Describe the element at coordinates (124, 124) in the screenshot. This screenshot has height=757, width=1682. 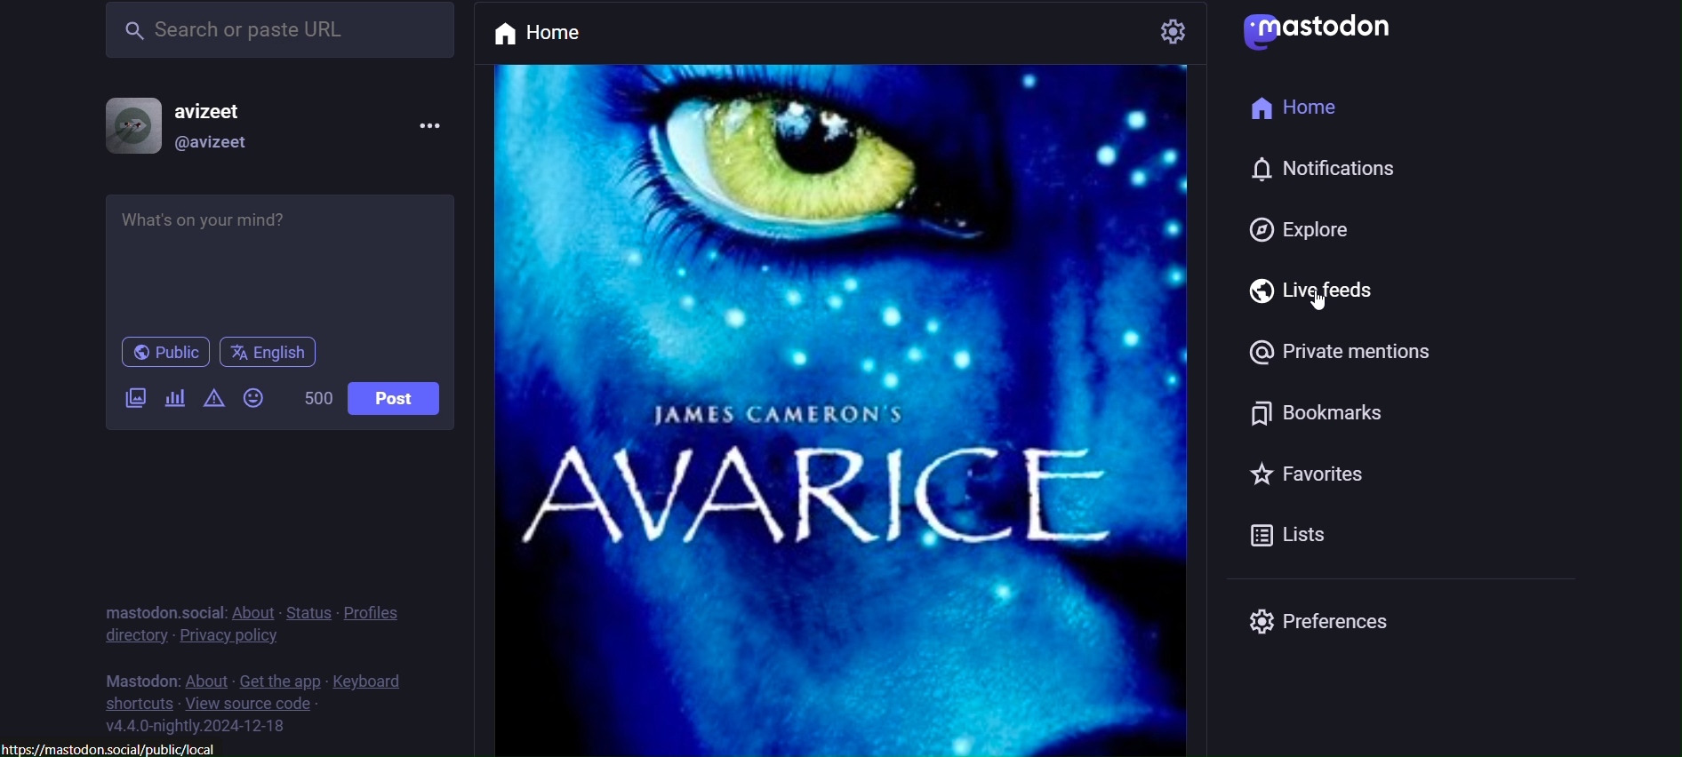
I see `display picture` at that location.